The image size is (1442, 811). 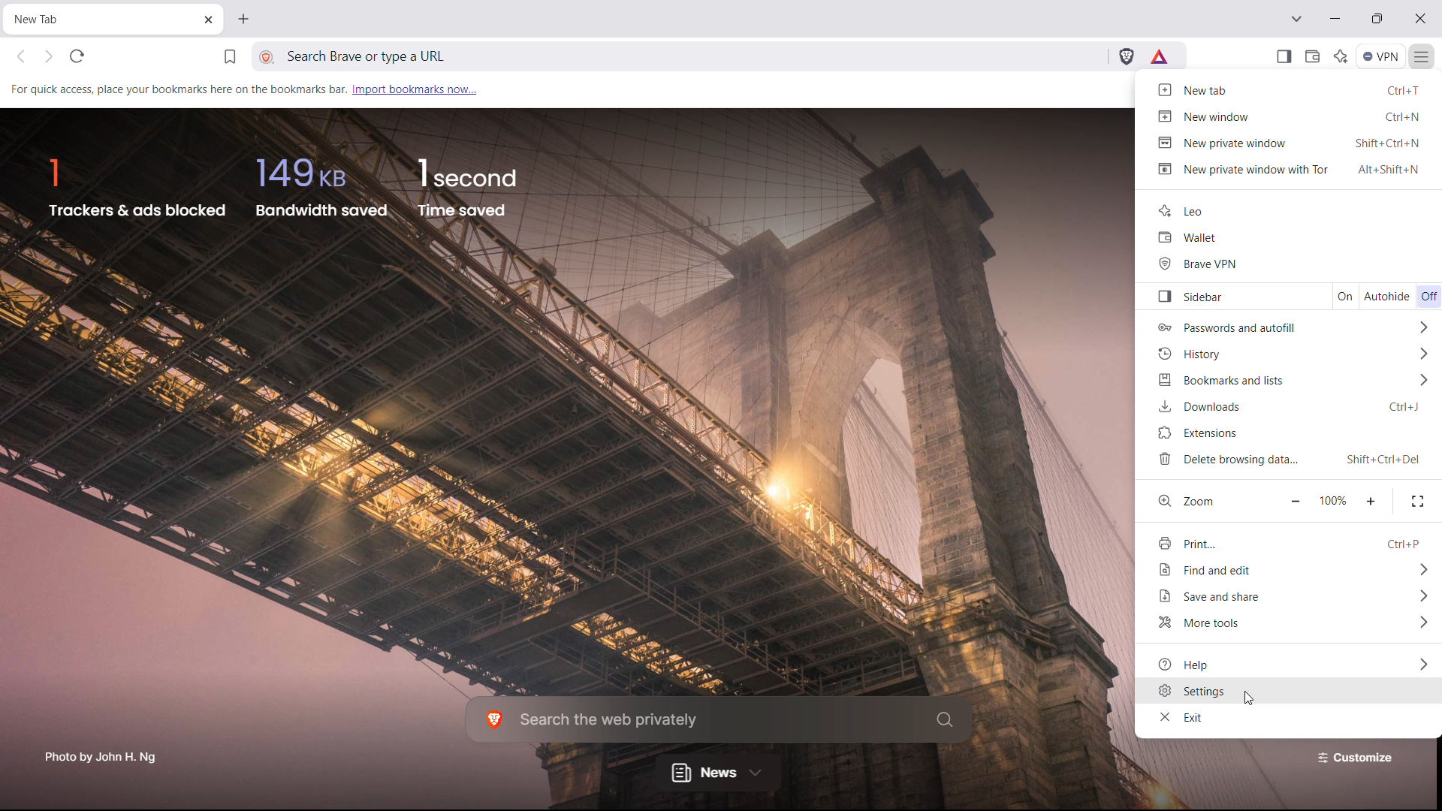 What do you see at coordinates (475, 186) in the screenshot?
I see `1 second Time saved` at bounding box center [475, 186].